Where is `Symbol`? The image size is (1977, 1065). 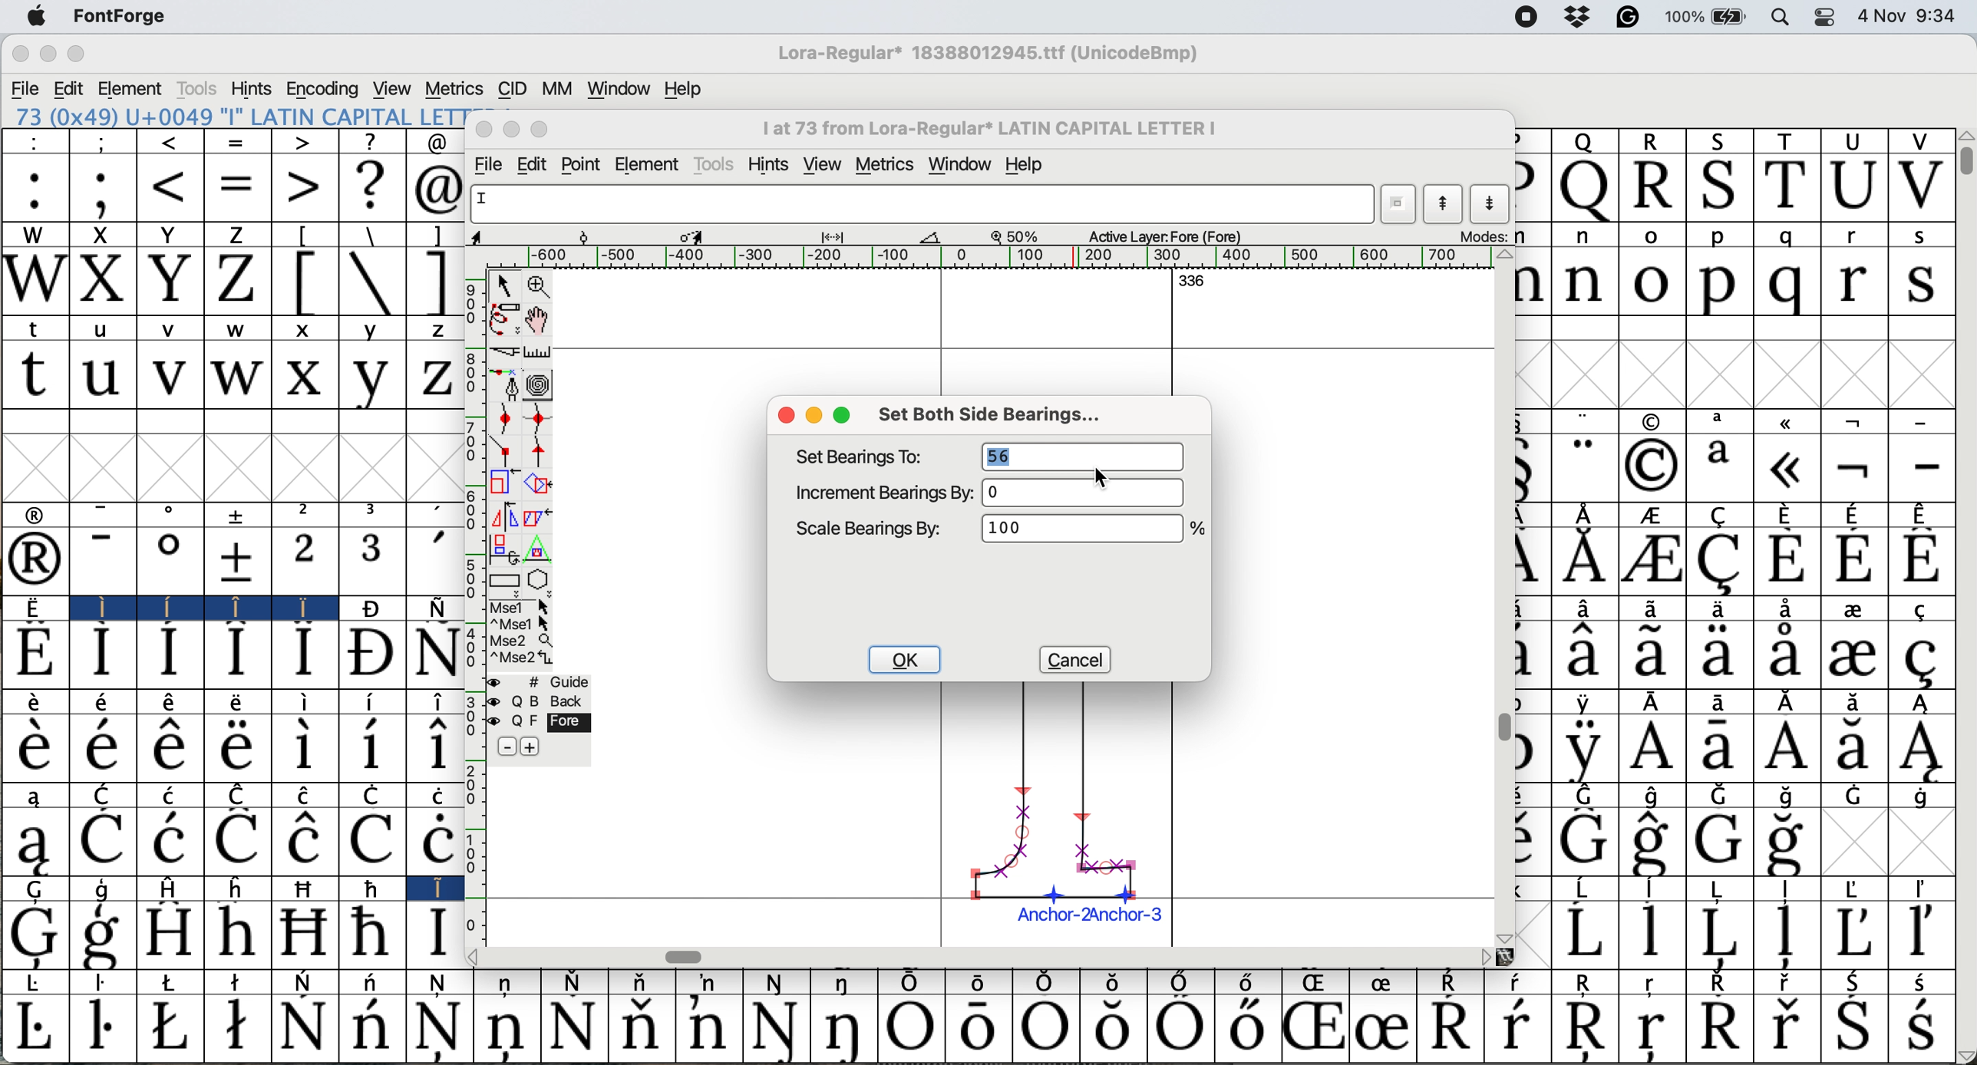
Symbol is located at coordinates (34, 701).